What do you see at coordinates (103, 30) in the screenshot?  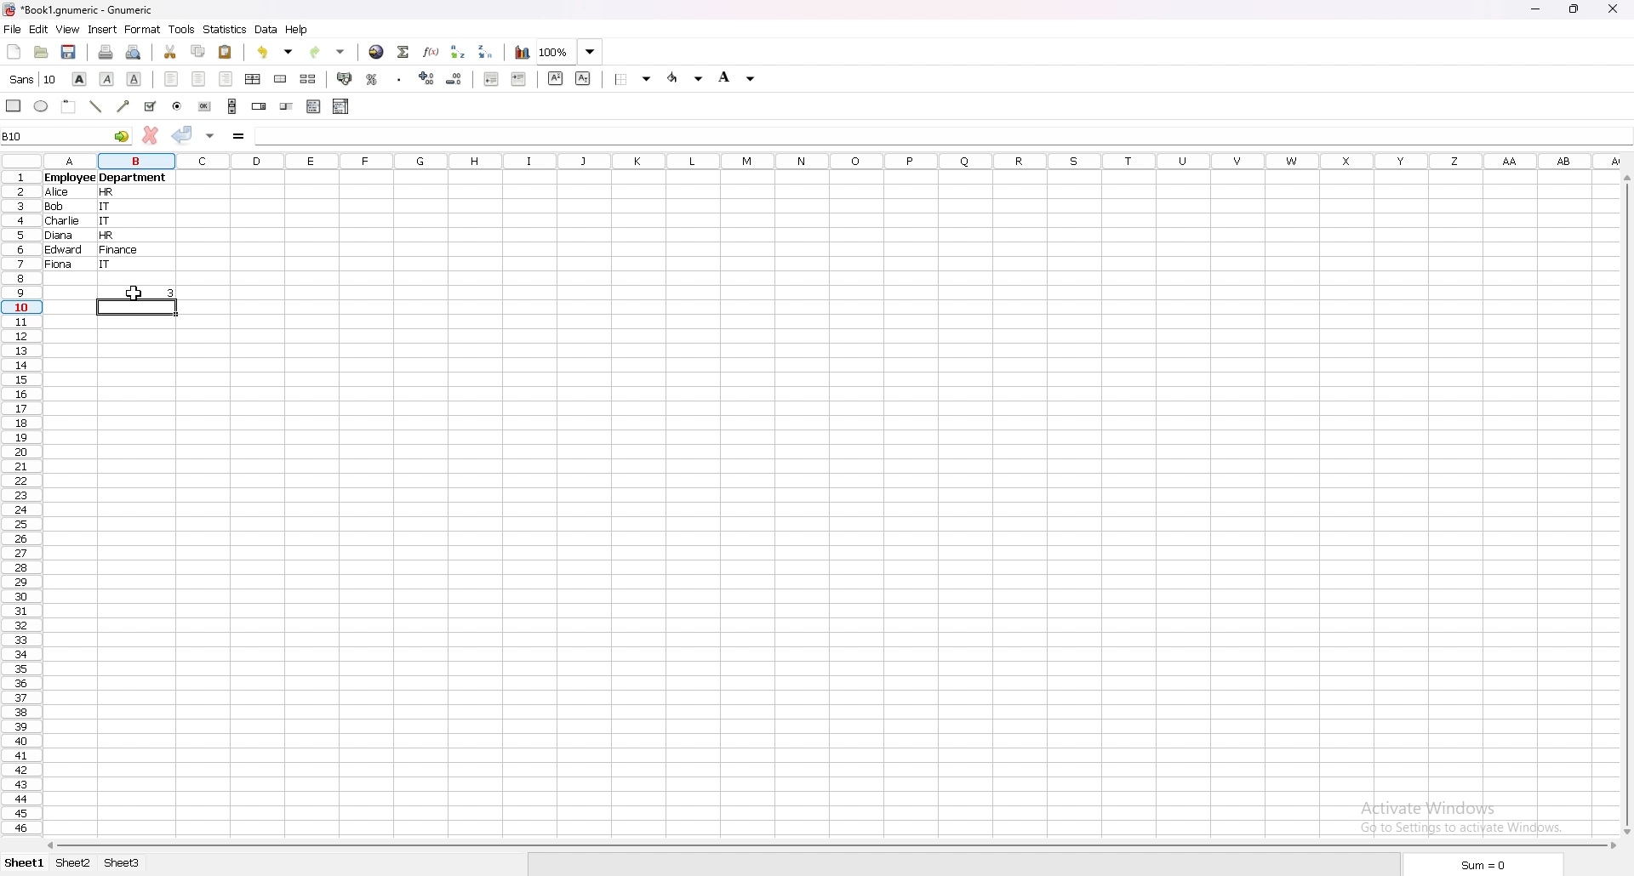 I see `insert` at bounding box center [103, 30].